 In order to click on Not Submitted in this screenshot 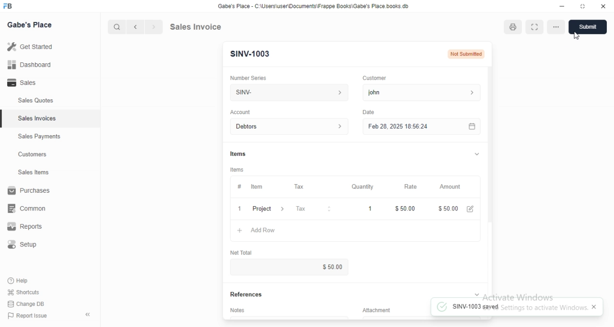, I will do `click(465, 53)`.